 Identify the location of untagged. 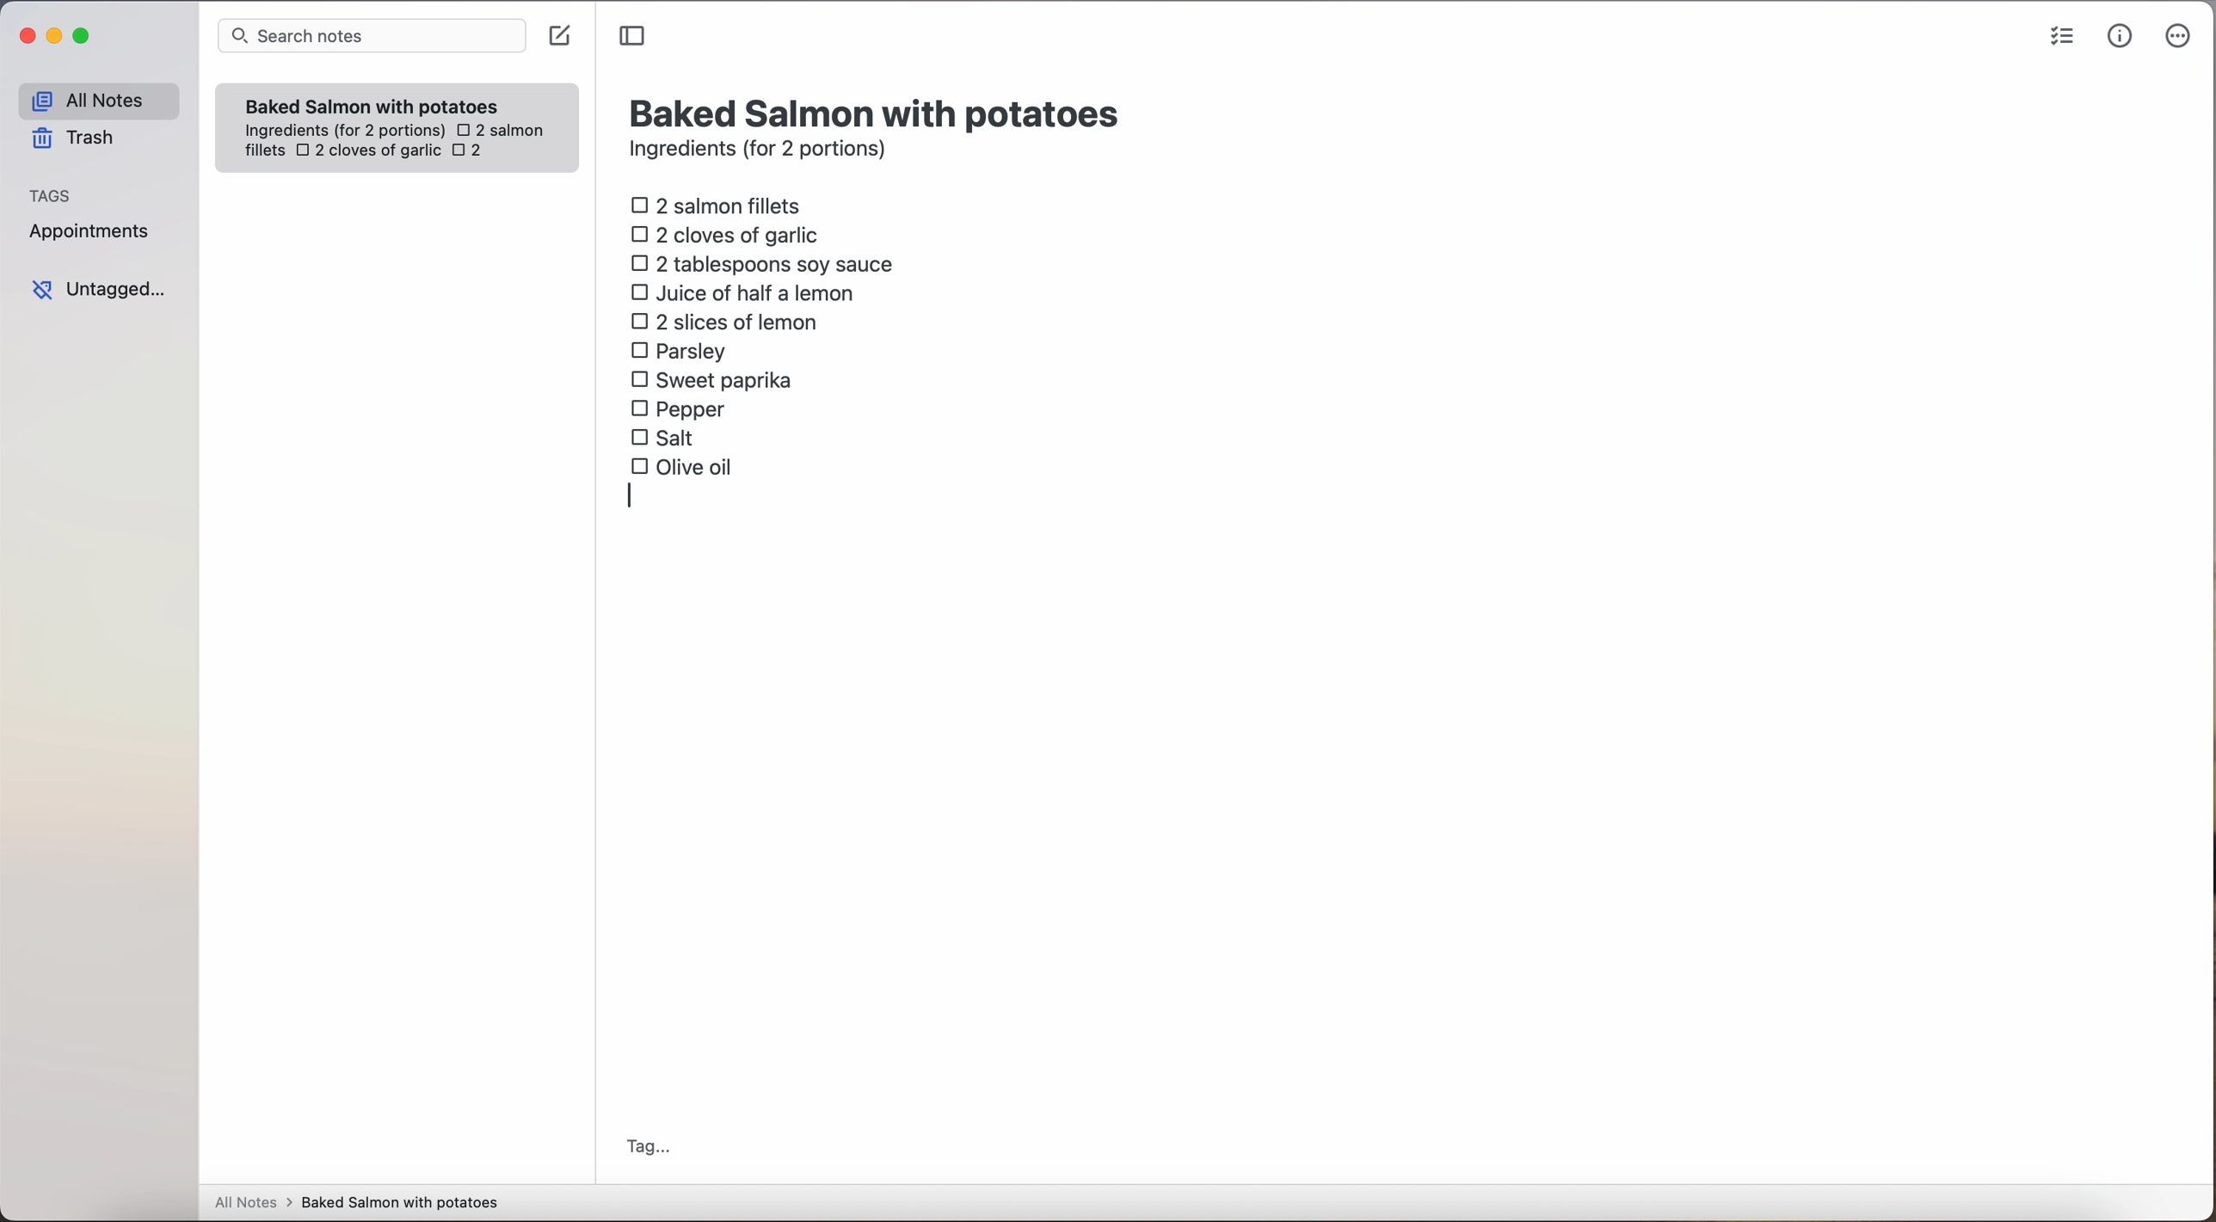
(101, 289).